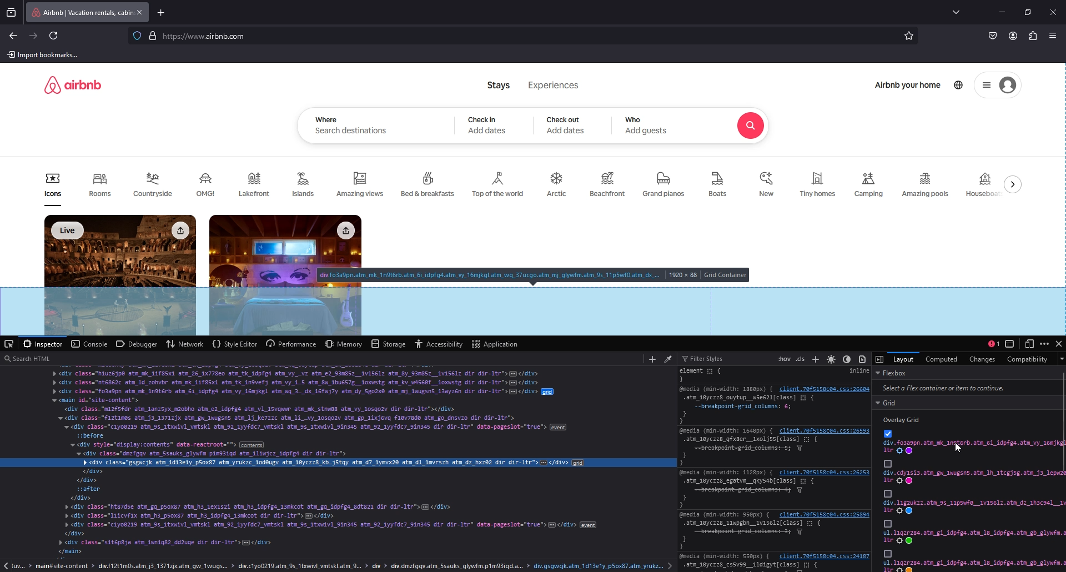  I want to click on Amazing views, so click(361, 185).